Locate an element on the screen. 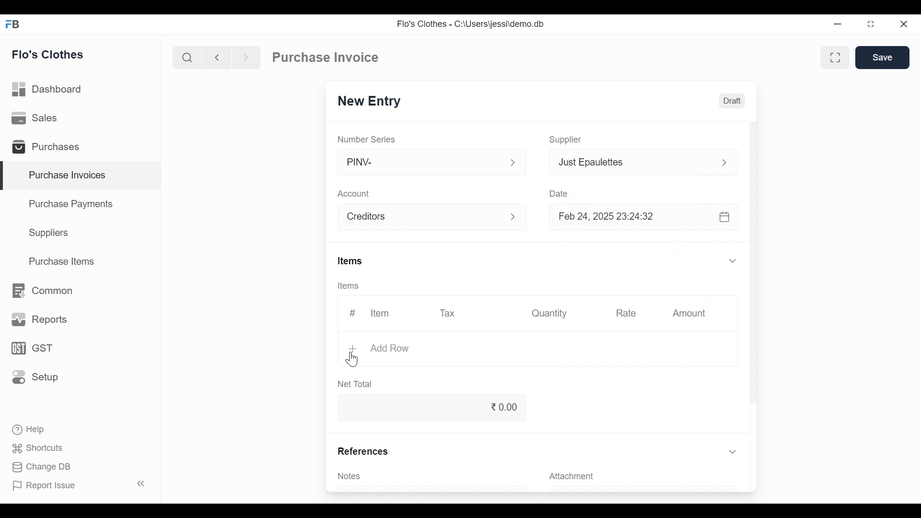  Expand is located at coordinates (734, 260).